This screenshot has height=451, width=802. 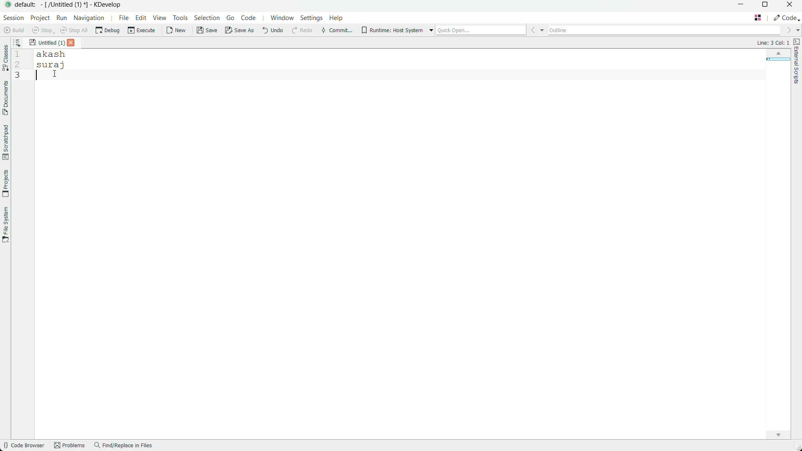 What do you see at coordinates (797, 61) in the screenshot?
I see `toggle external scripts` at bounding box center [797, 61].